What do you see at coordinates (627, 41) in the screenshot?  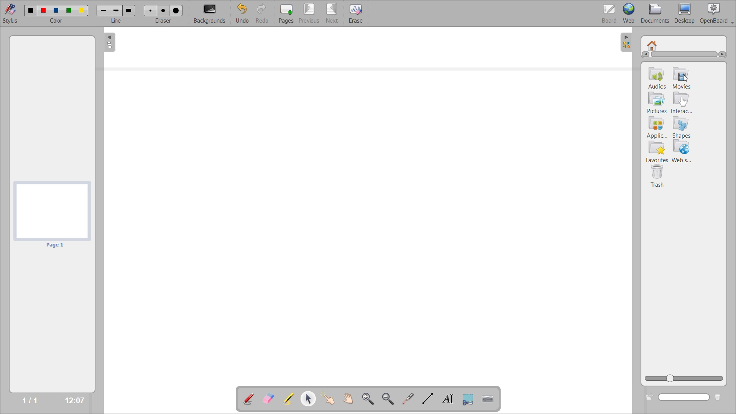 I see `collapse` at bounding box center [627, 41].